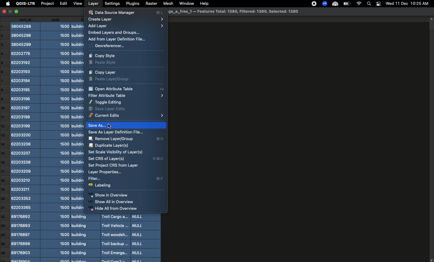 The height and width of the screenshot is (262, 434). What do you see at coordinates (111, 126) in the screenshot?
I see `cursor` at bounding box center [111, 126].